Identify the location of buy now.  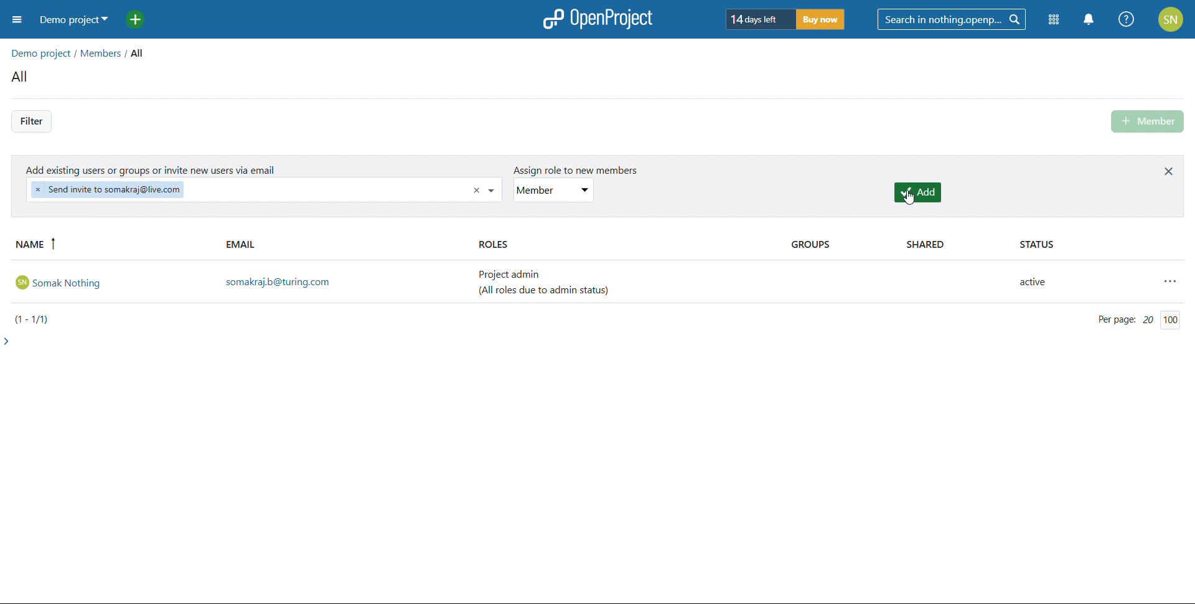
(821, 19).